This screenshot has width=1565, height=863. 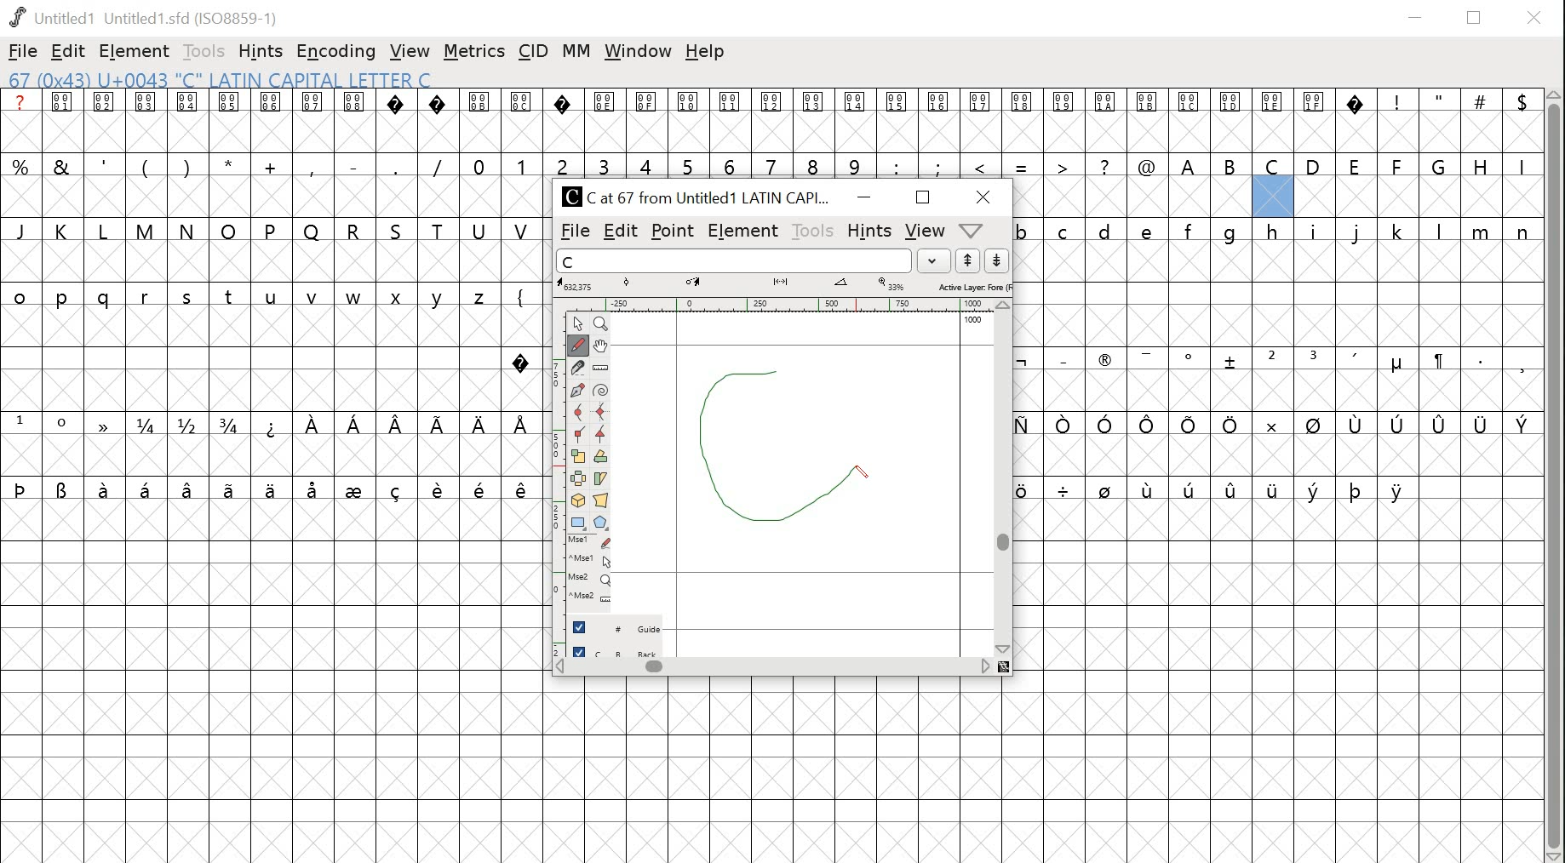 What do you see at coordinates (923, 229) in the screenshot?
I see `view` at bounding box center [923, 229].